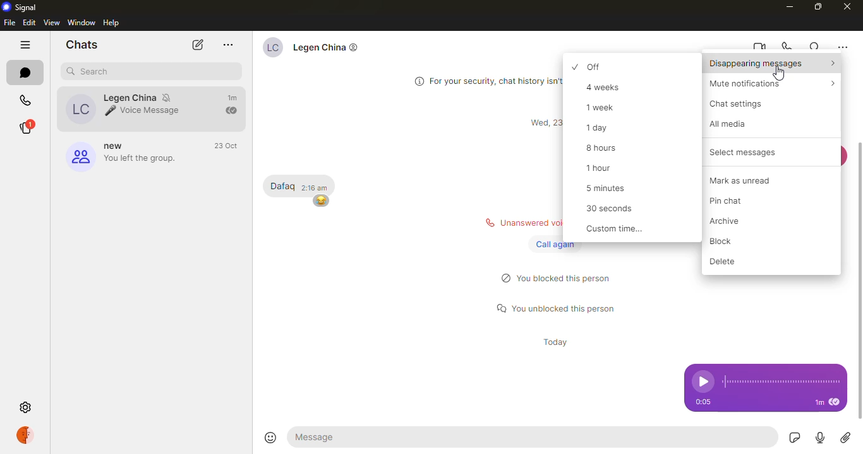 This screenshot has height=454, width=863. I want to click on status message, so click(557, 307).